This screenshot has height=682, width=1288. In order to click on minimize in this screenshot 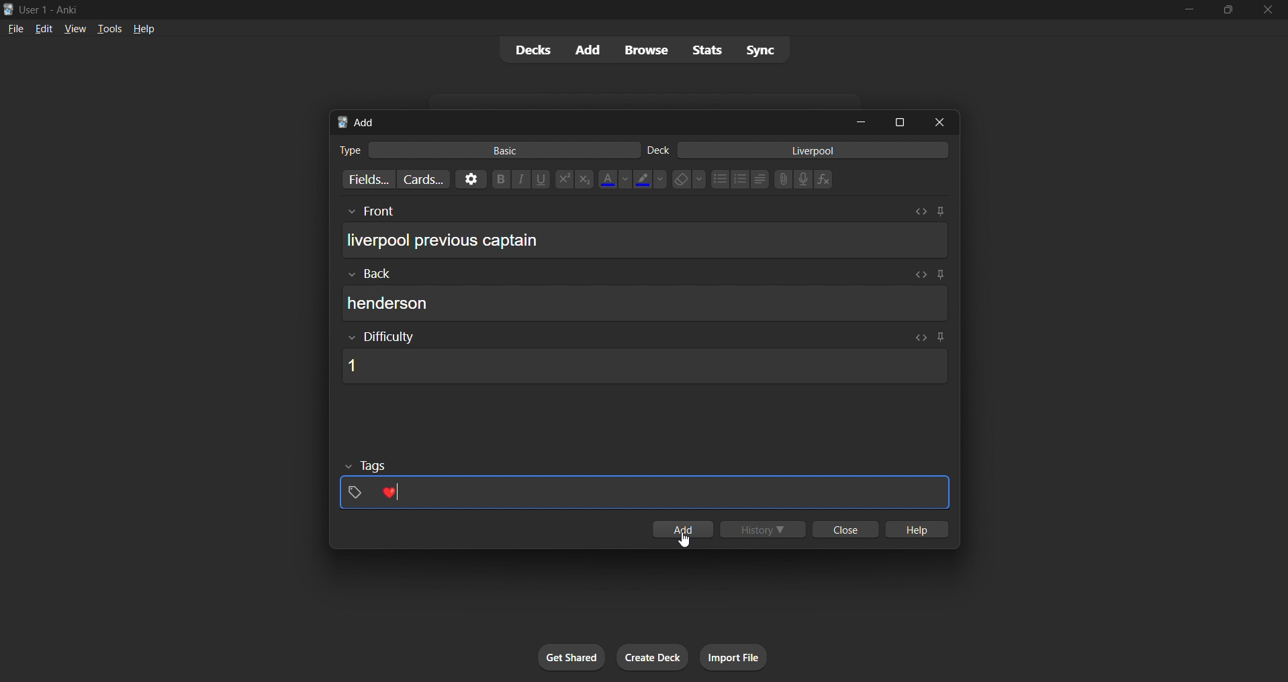, I will do `click(864, 123)`.